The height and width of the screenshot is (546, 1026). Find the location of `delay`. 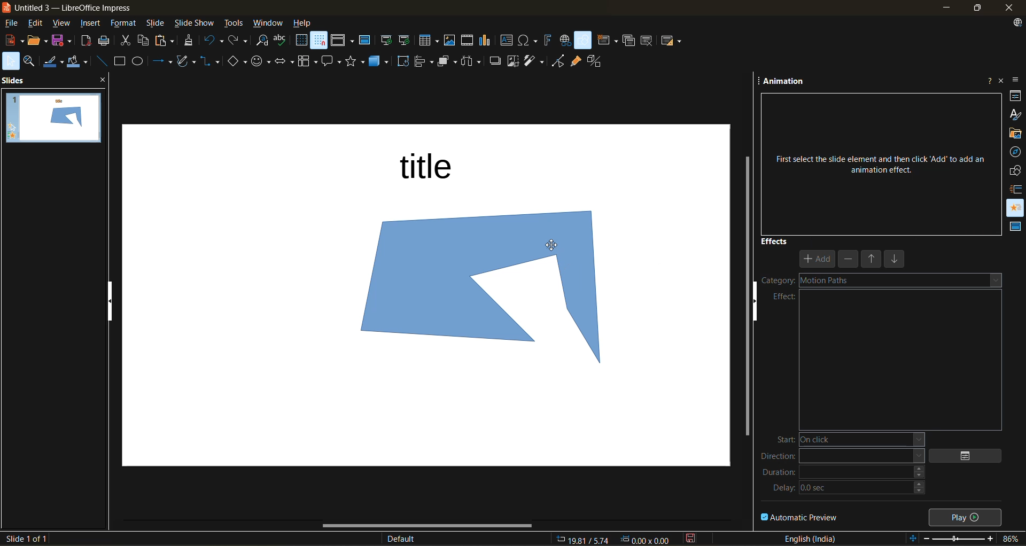

delay is located at coordinates (845, 488).